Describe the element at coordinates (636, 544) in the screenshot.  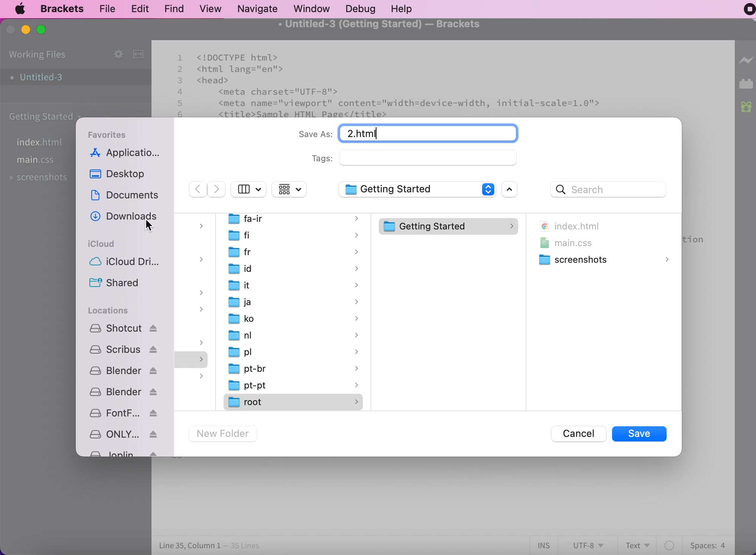
I see `text` at that location.